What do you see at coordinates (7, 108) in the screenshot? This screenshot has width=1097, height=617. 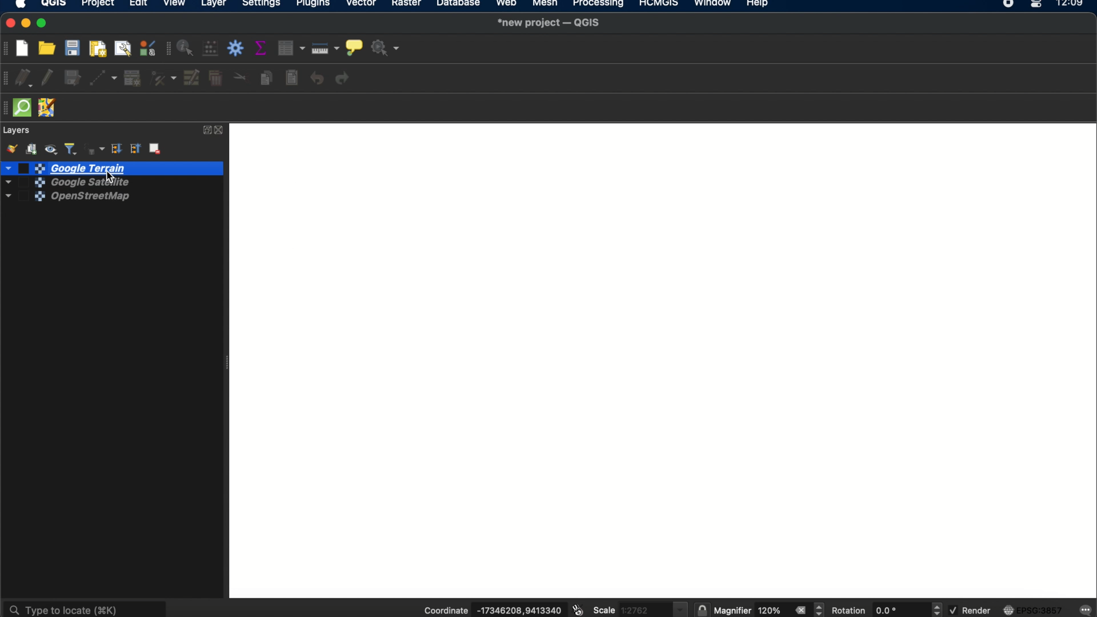 I see `hidden toolbar` at bounding box center [7, 108].